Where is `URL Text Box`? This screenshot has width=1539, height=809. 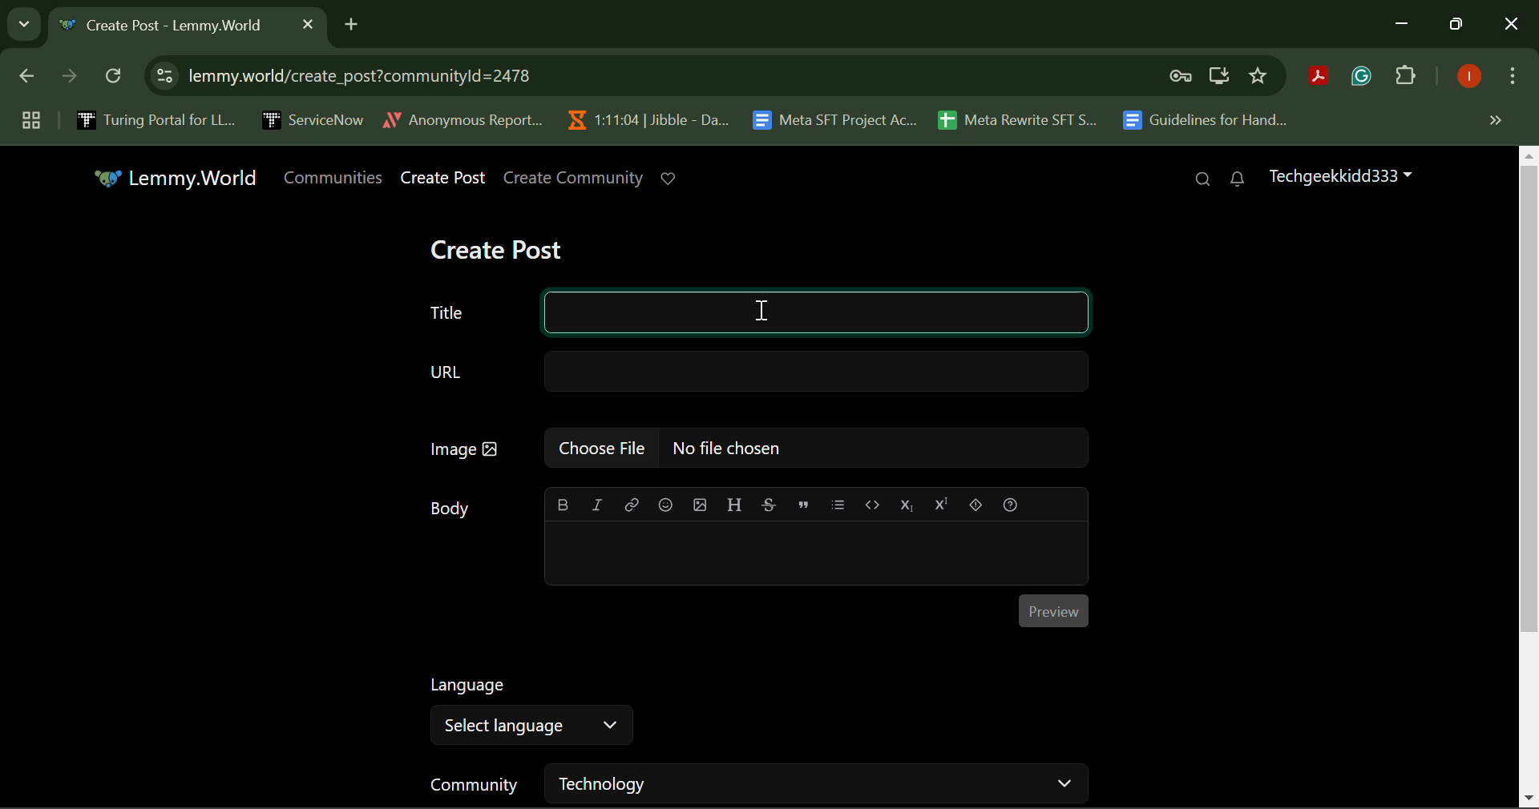 URL Text Box is located at coordinates (760, 370).